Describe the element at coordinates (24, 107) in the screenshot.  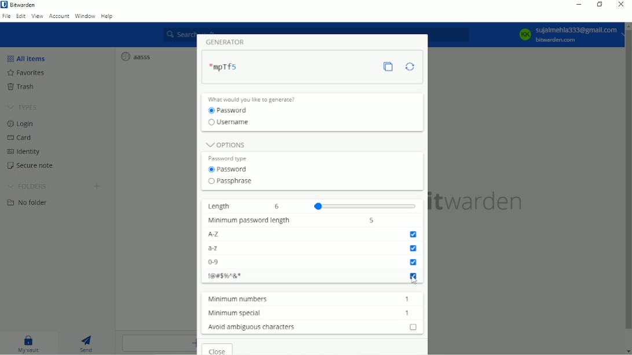
I see `Types` at that location.